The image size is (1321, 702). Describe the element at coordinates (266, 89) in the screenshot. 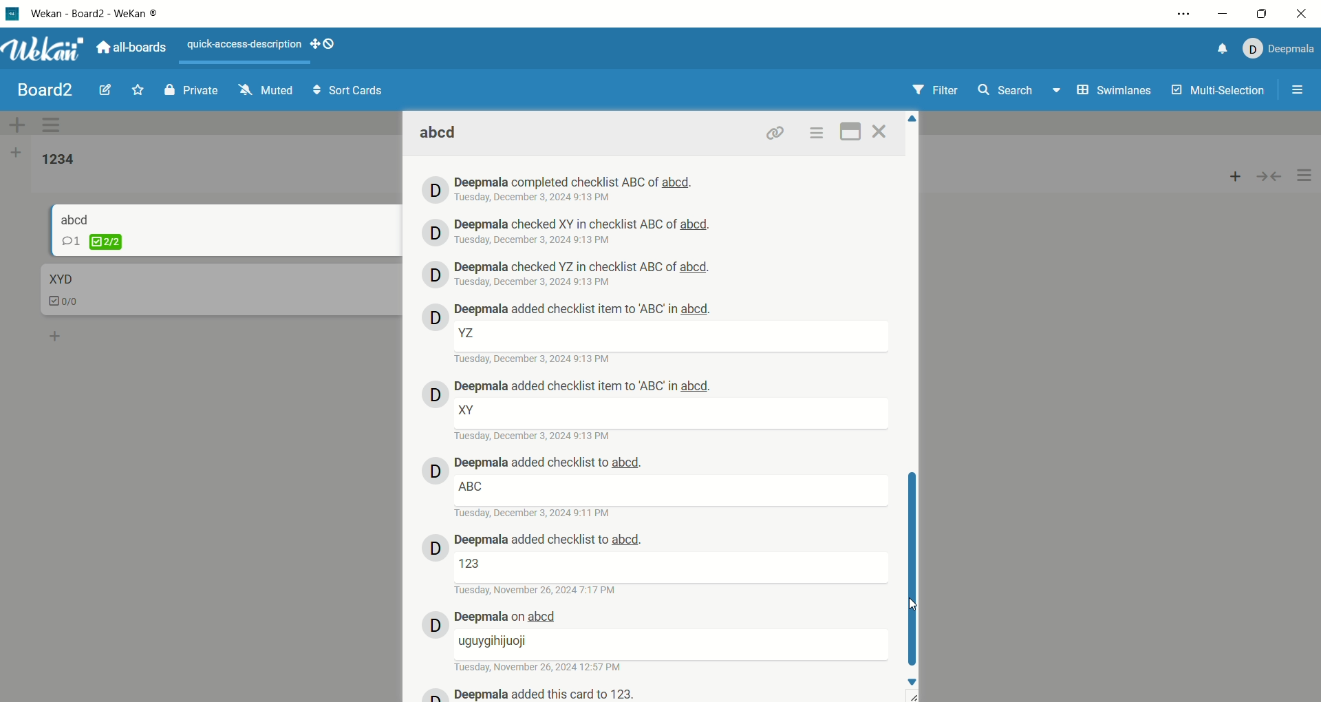

I see `muted` at that location.